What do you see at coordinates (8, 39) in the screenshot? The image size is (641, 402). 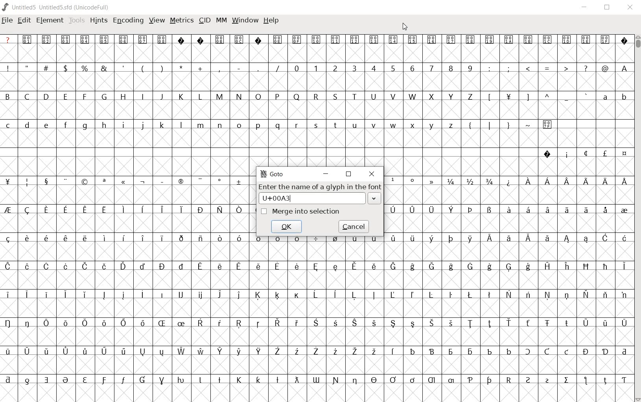 I see `?` at bounding box center [8, 39].